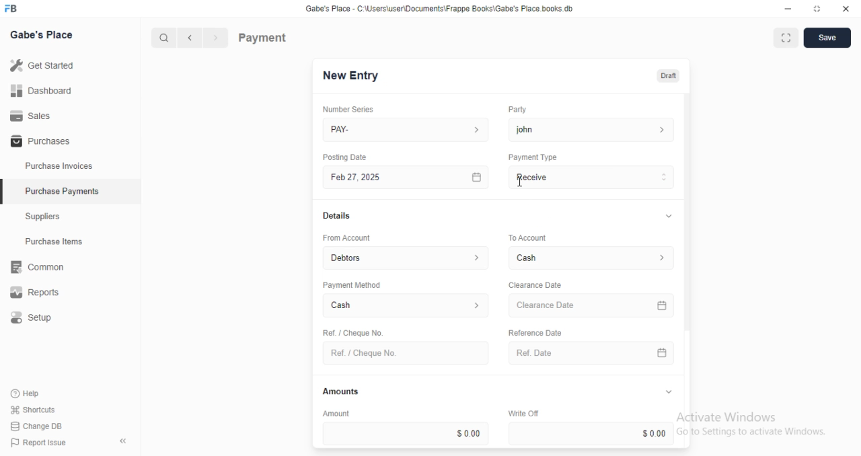 This screenshot has height=456, width=861. I want to click on Amounts, so click(338, 391).